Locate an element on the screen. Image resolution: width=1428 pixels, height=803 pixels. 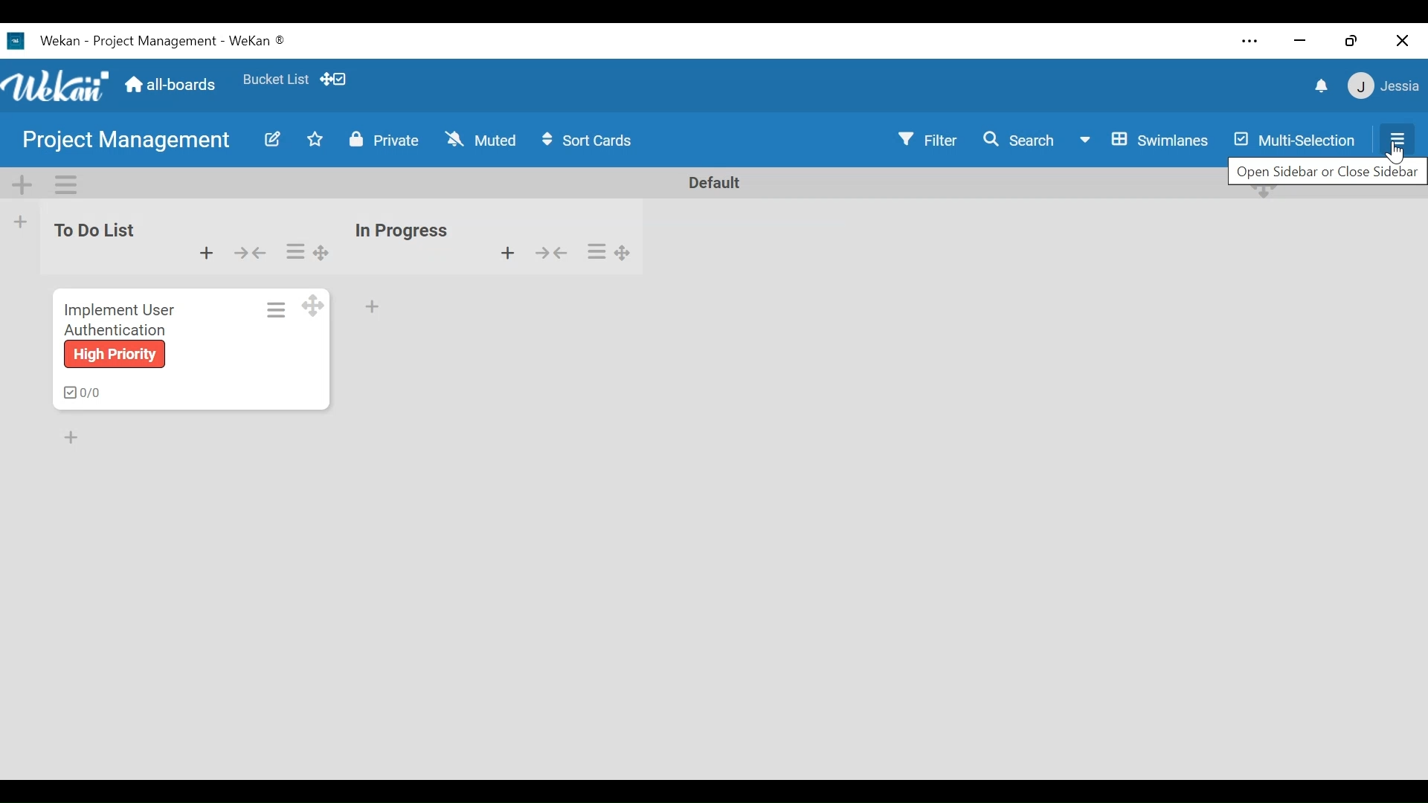
Collapse is located at coordinates (250, 253).